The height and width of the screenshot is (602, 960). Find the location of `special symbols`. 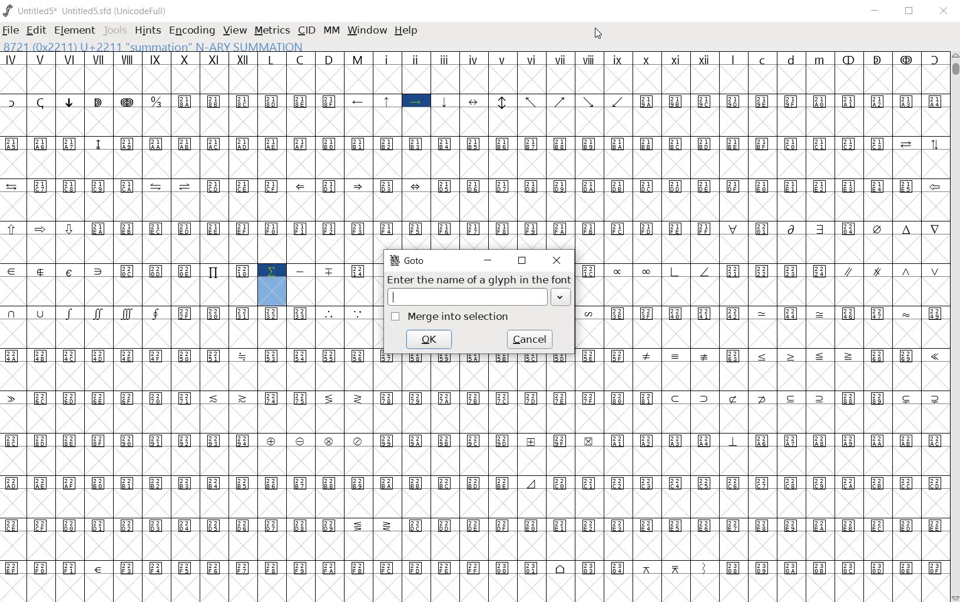

special symbols is located at coordinates (472, 186).